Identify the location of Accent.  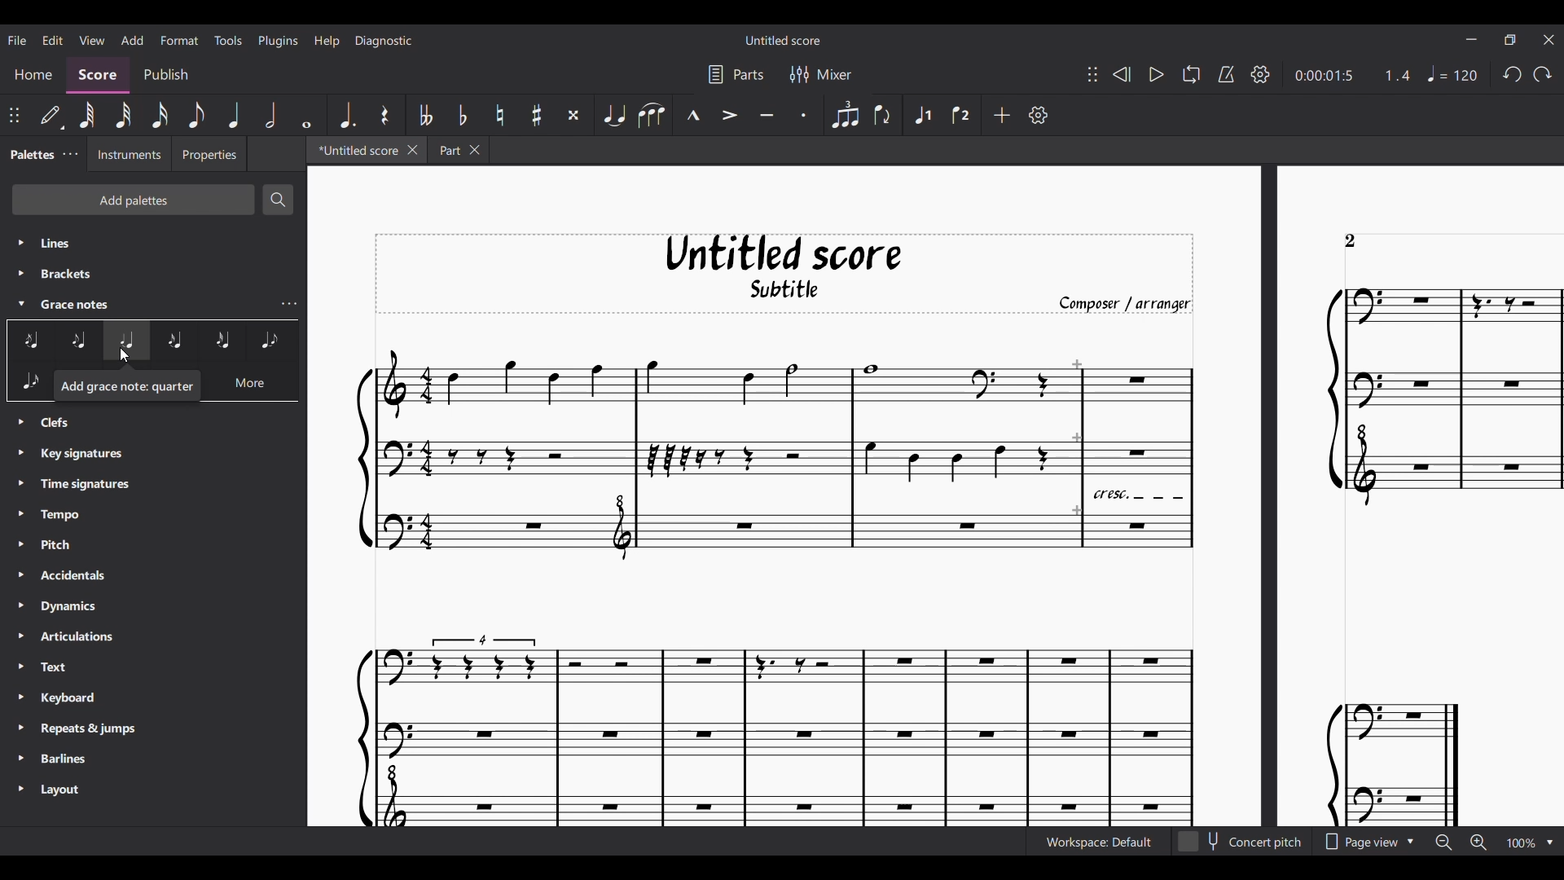
(728, 114).